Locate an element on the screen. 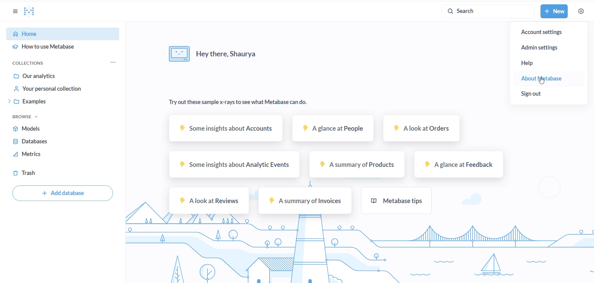 This screenshot has width=594, height=283. A look at review sample is located at coordinates (208, 202).